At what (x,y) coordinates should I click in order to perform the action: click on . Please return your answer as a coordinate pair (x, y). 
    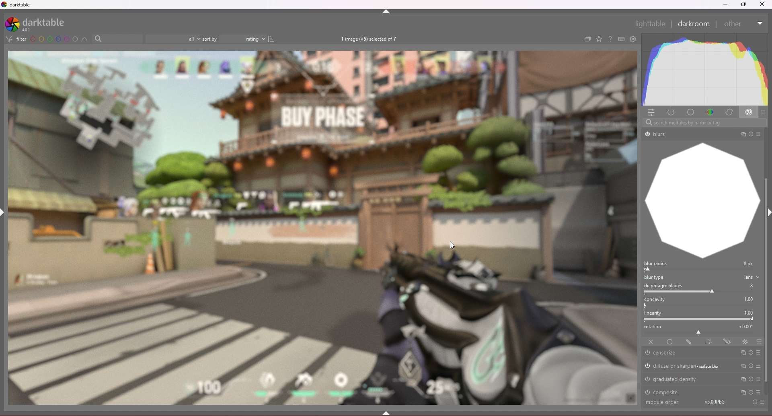
    Looking at the image, I should click on (750, 393).